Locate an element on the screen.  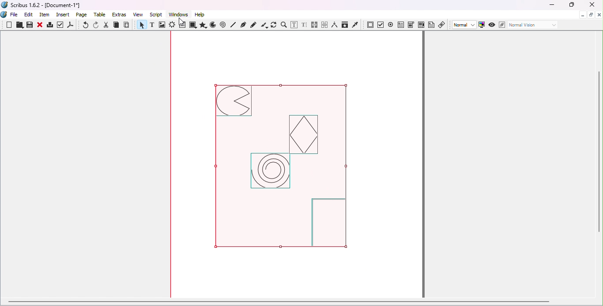
Preflight verifier is located at coordinates (60, 26).